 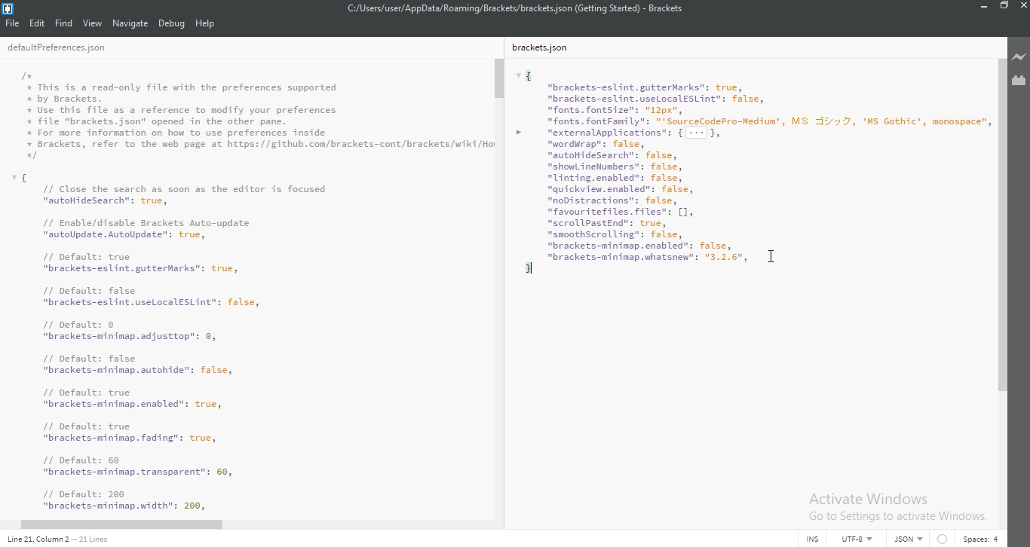 What do you see at coordinates (518, 8) in the screenshot?
I see `C:/Users/user/AppData/Roaming/Brackets/brackets.json (Getting Started) - Brackets` at bounding box center [518, 8].